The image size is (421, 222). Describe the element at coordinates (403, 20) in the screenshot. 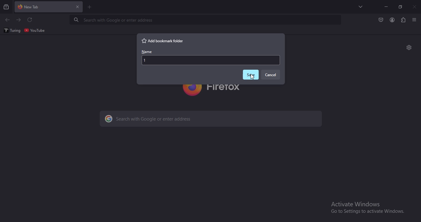

I see `extensions` at that location.